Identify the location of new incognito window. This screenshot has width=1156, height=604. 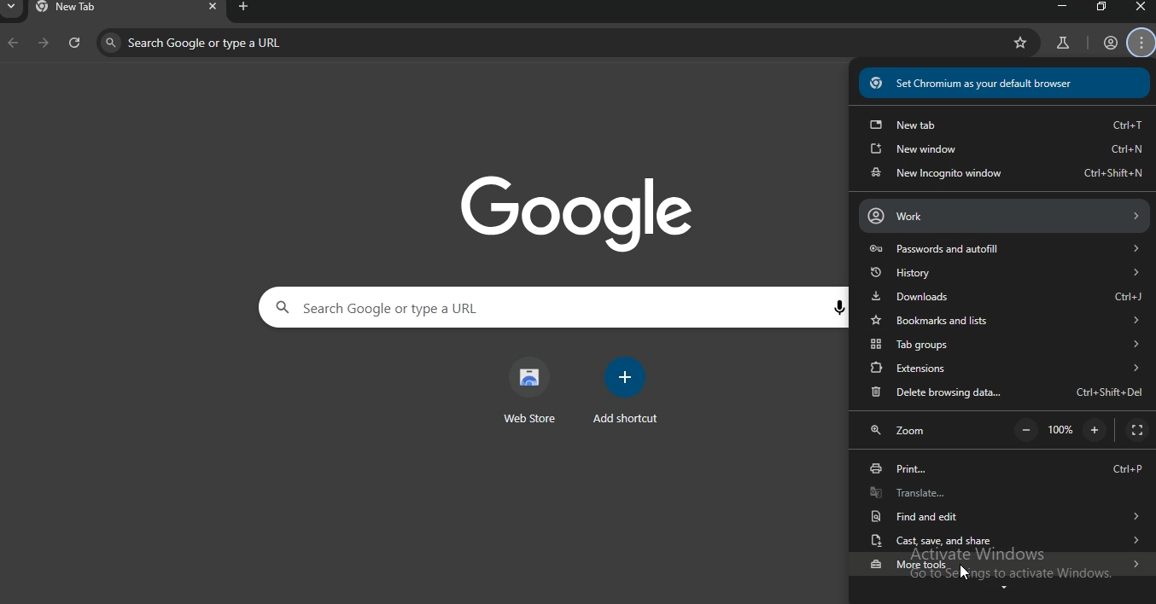
(1005, 173).